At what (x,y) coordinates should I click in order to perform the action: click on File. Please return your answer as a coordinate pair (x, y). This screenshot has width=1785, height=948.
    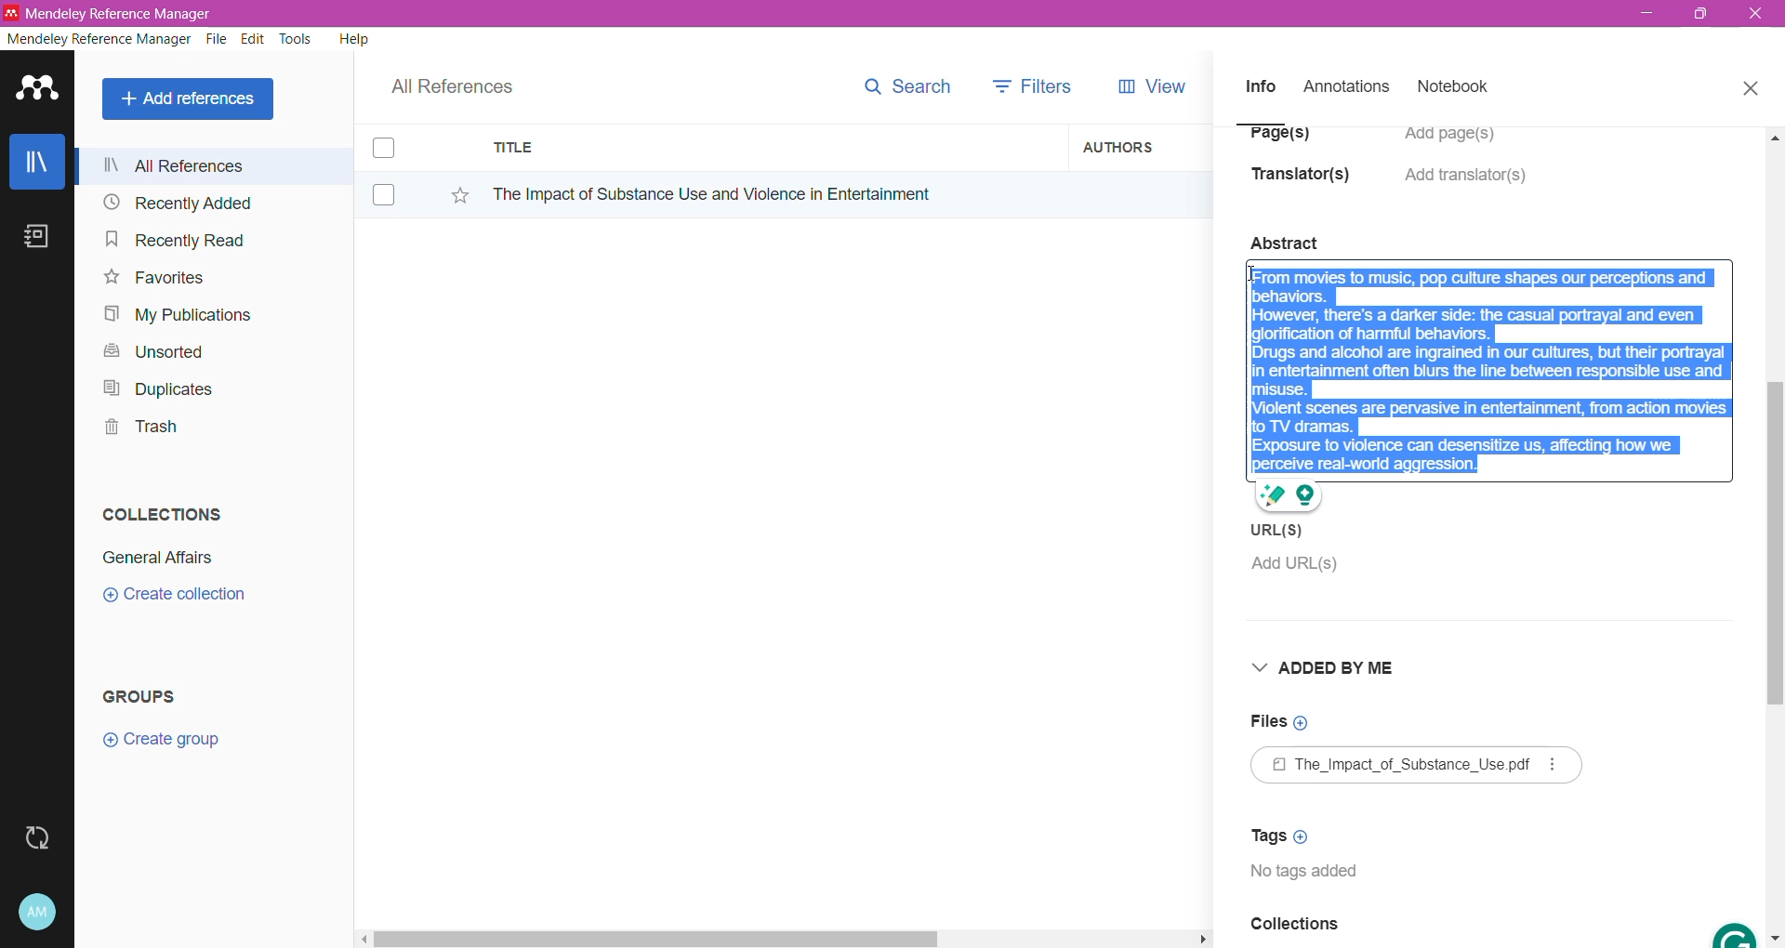
    Looking at the image, I should click on (217, 40).